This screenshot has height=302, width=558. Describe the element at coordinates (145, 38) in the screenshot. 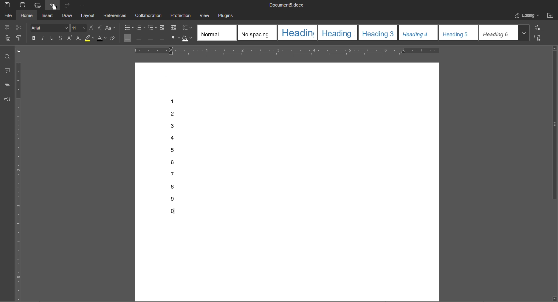

I see `Alignment` at that location.